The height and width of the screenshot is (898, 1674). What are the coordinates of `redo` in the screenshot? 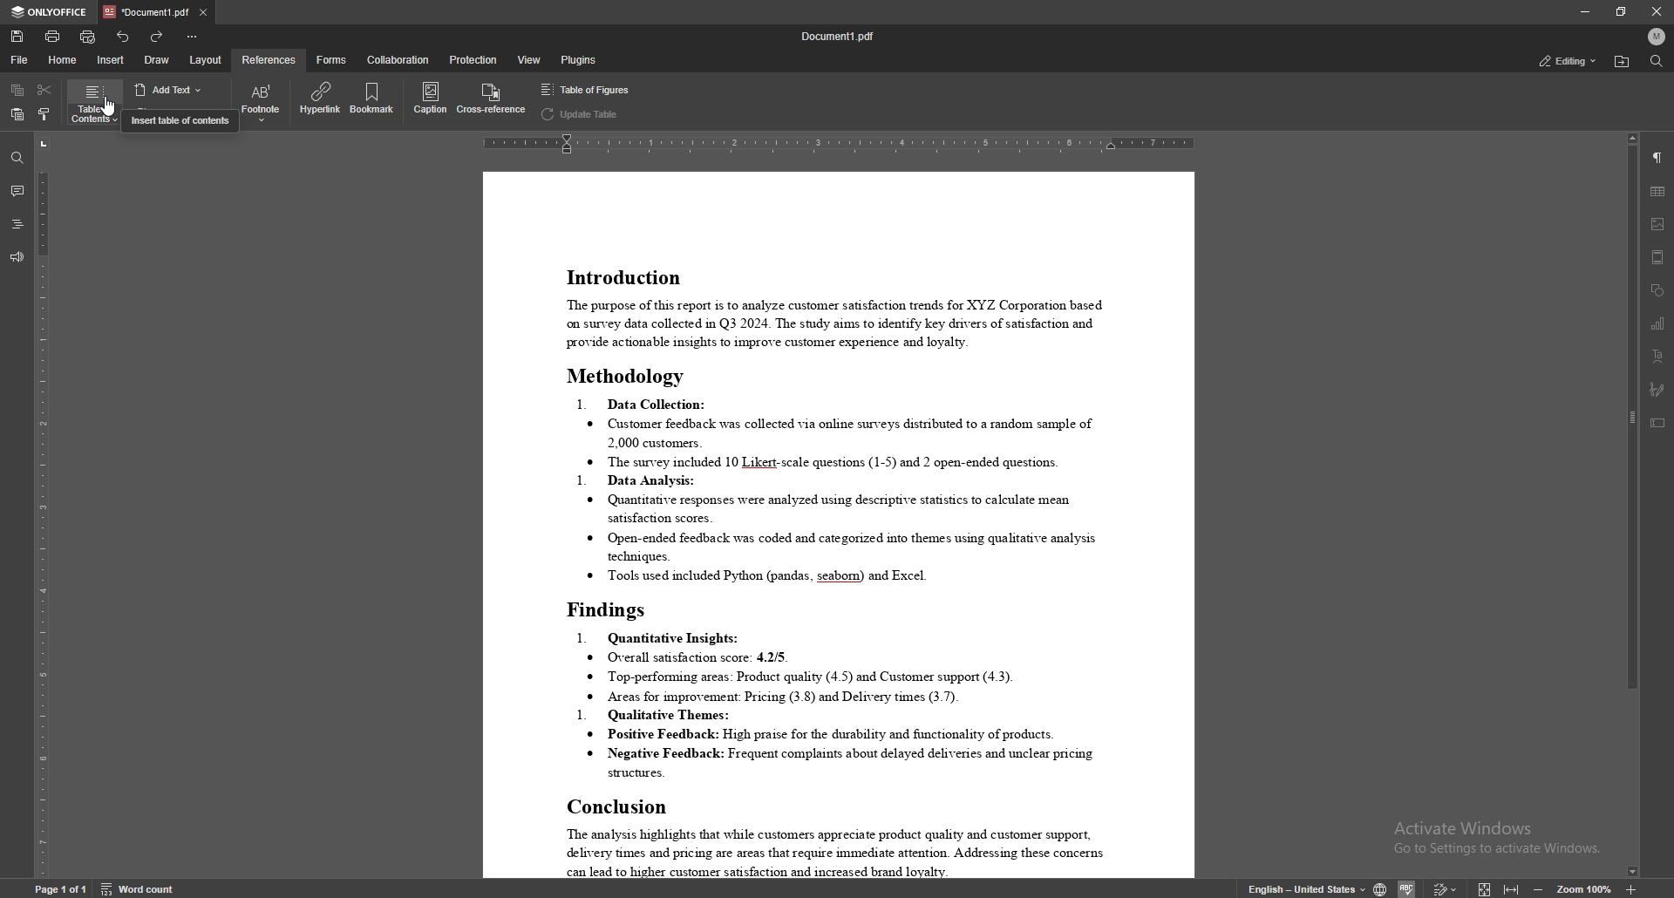 It's located at (160, 37).